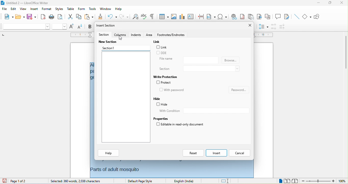 The image size is (348, 184). I want to click on text language, so click(186, 181).